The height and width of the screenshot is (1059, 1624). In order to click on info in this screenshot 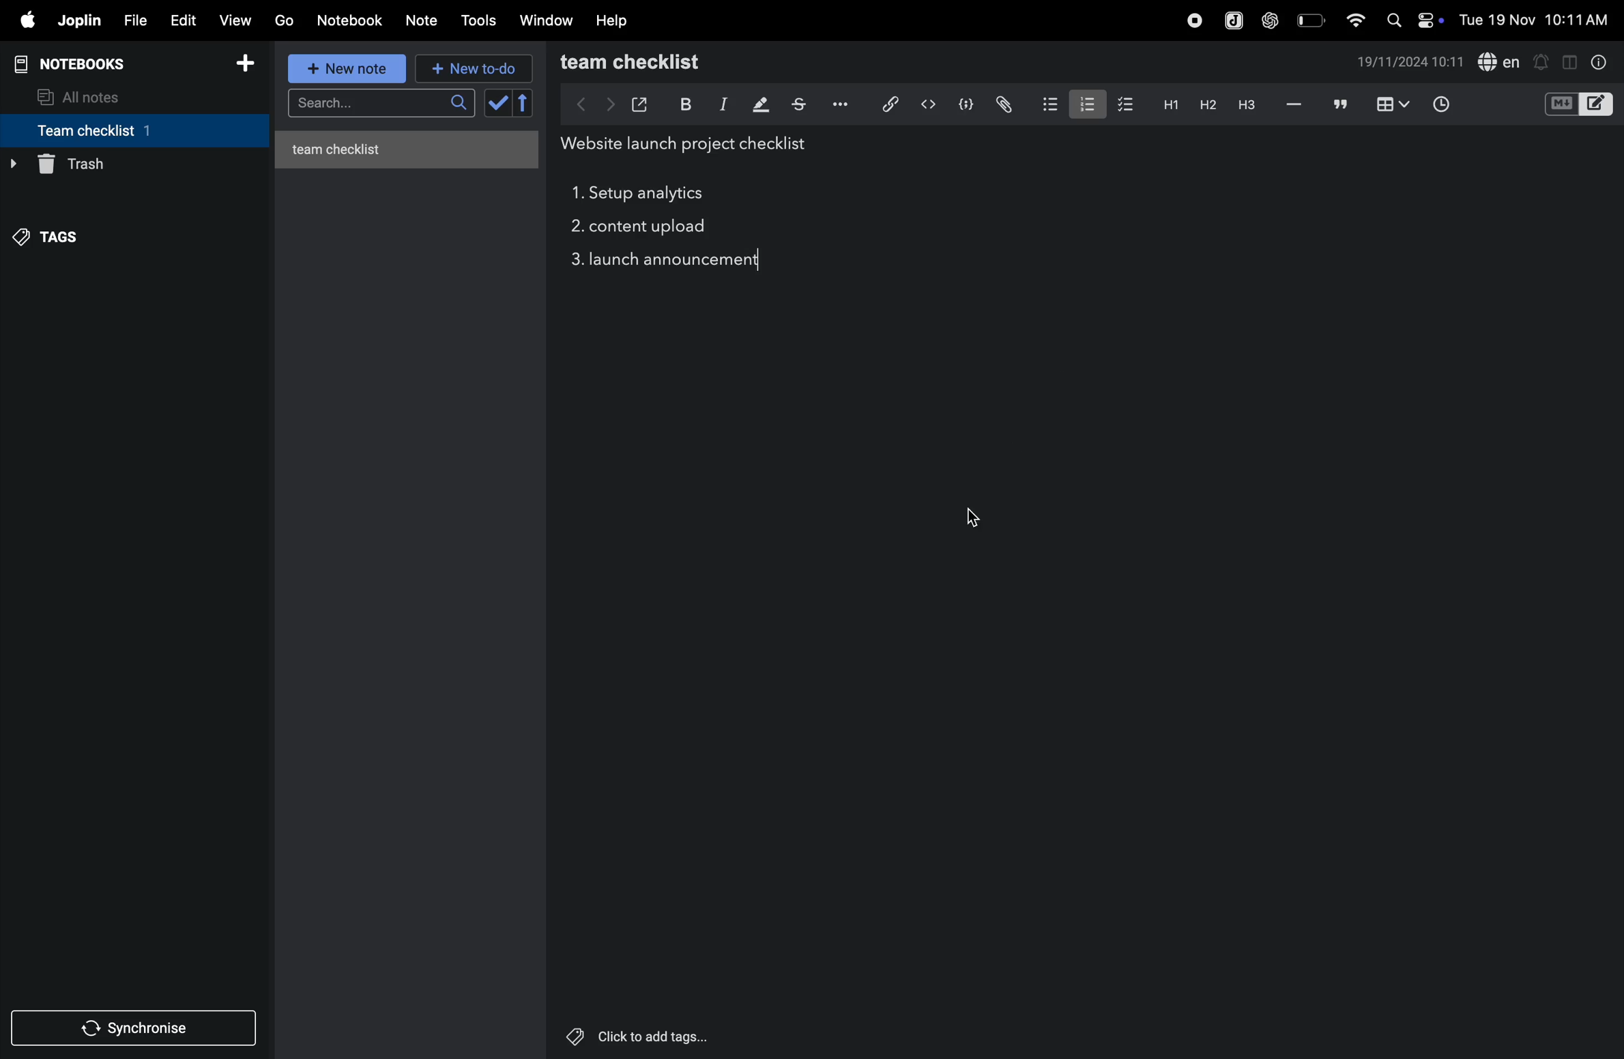, I will do `click(1596, 61)`.